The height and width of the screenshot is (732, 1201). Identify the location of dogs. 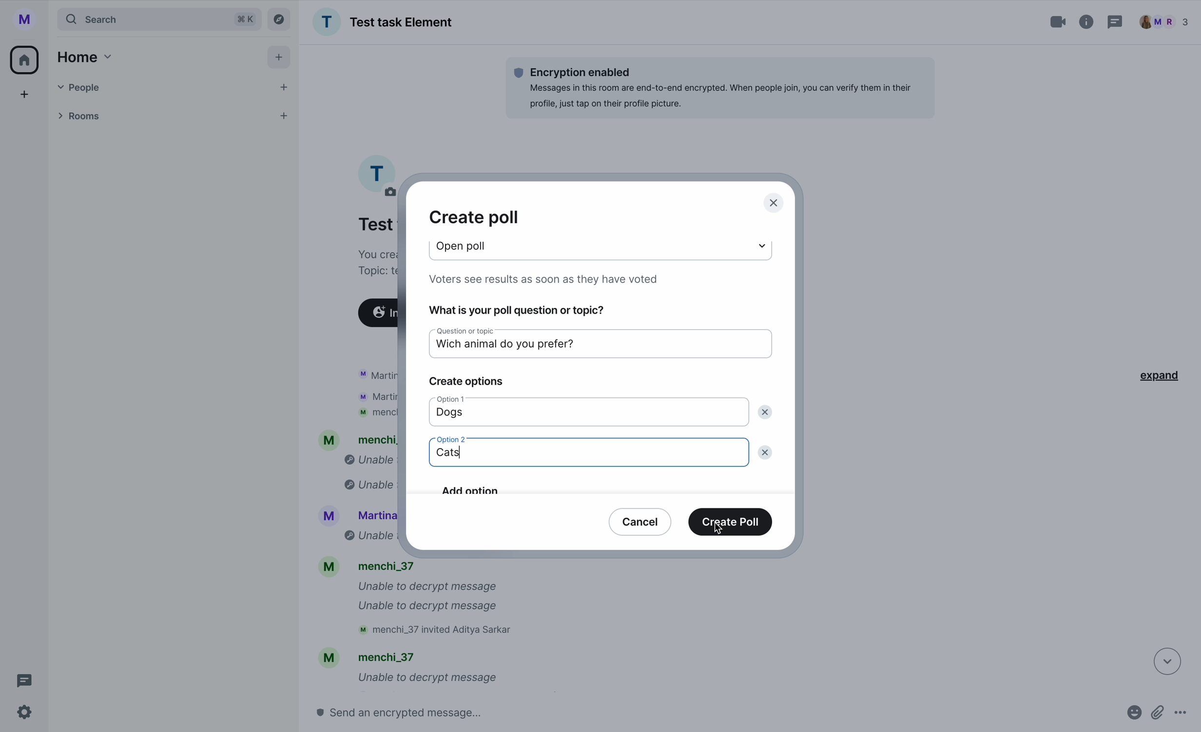
(448, 416).